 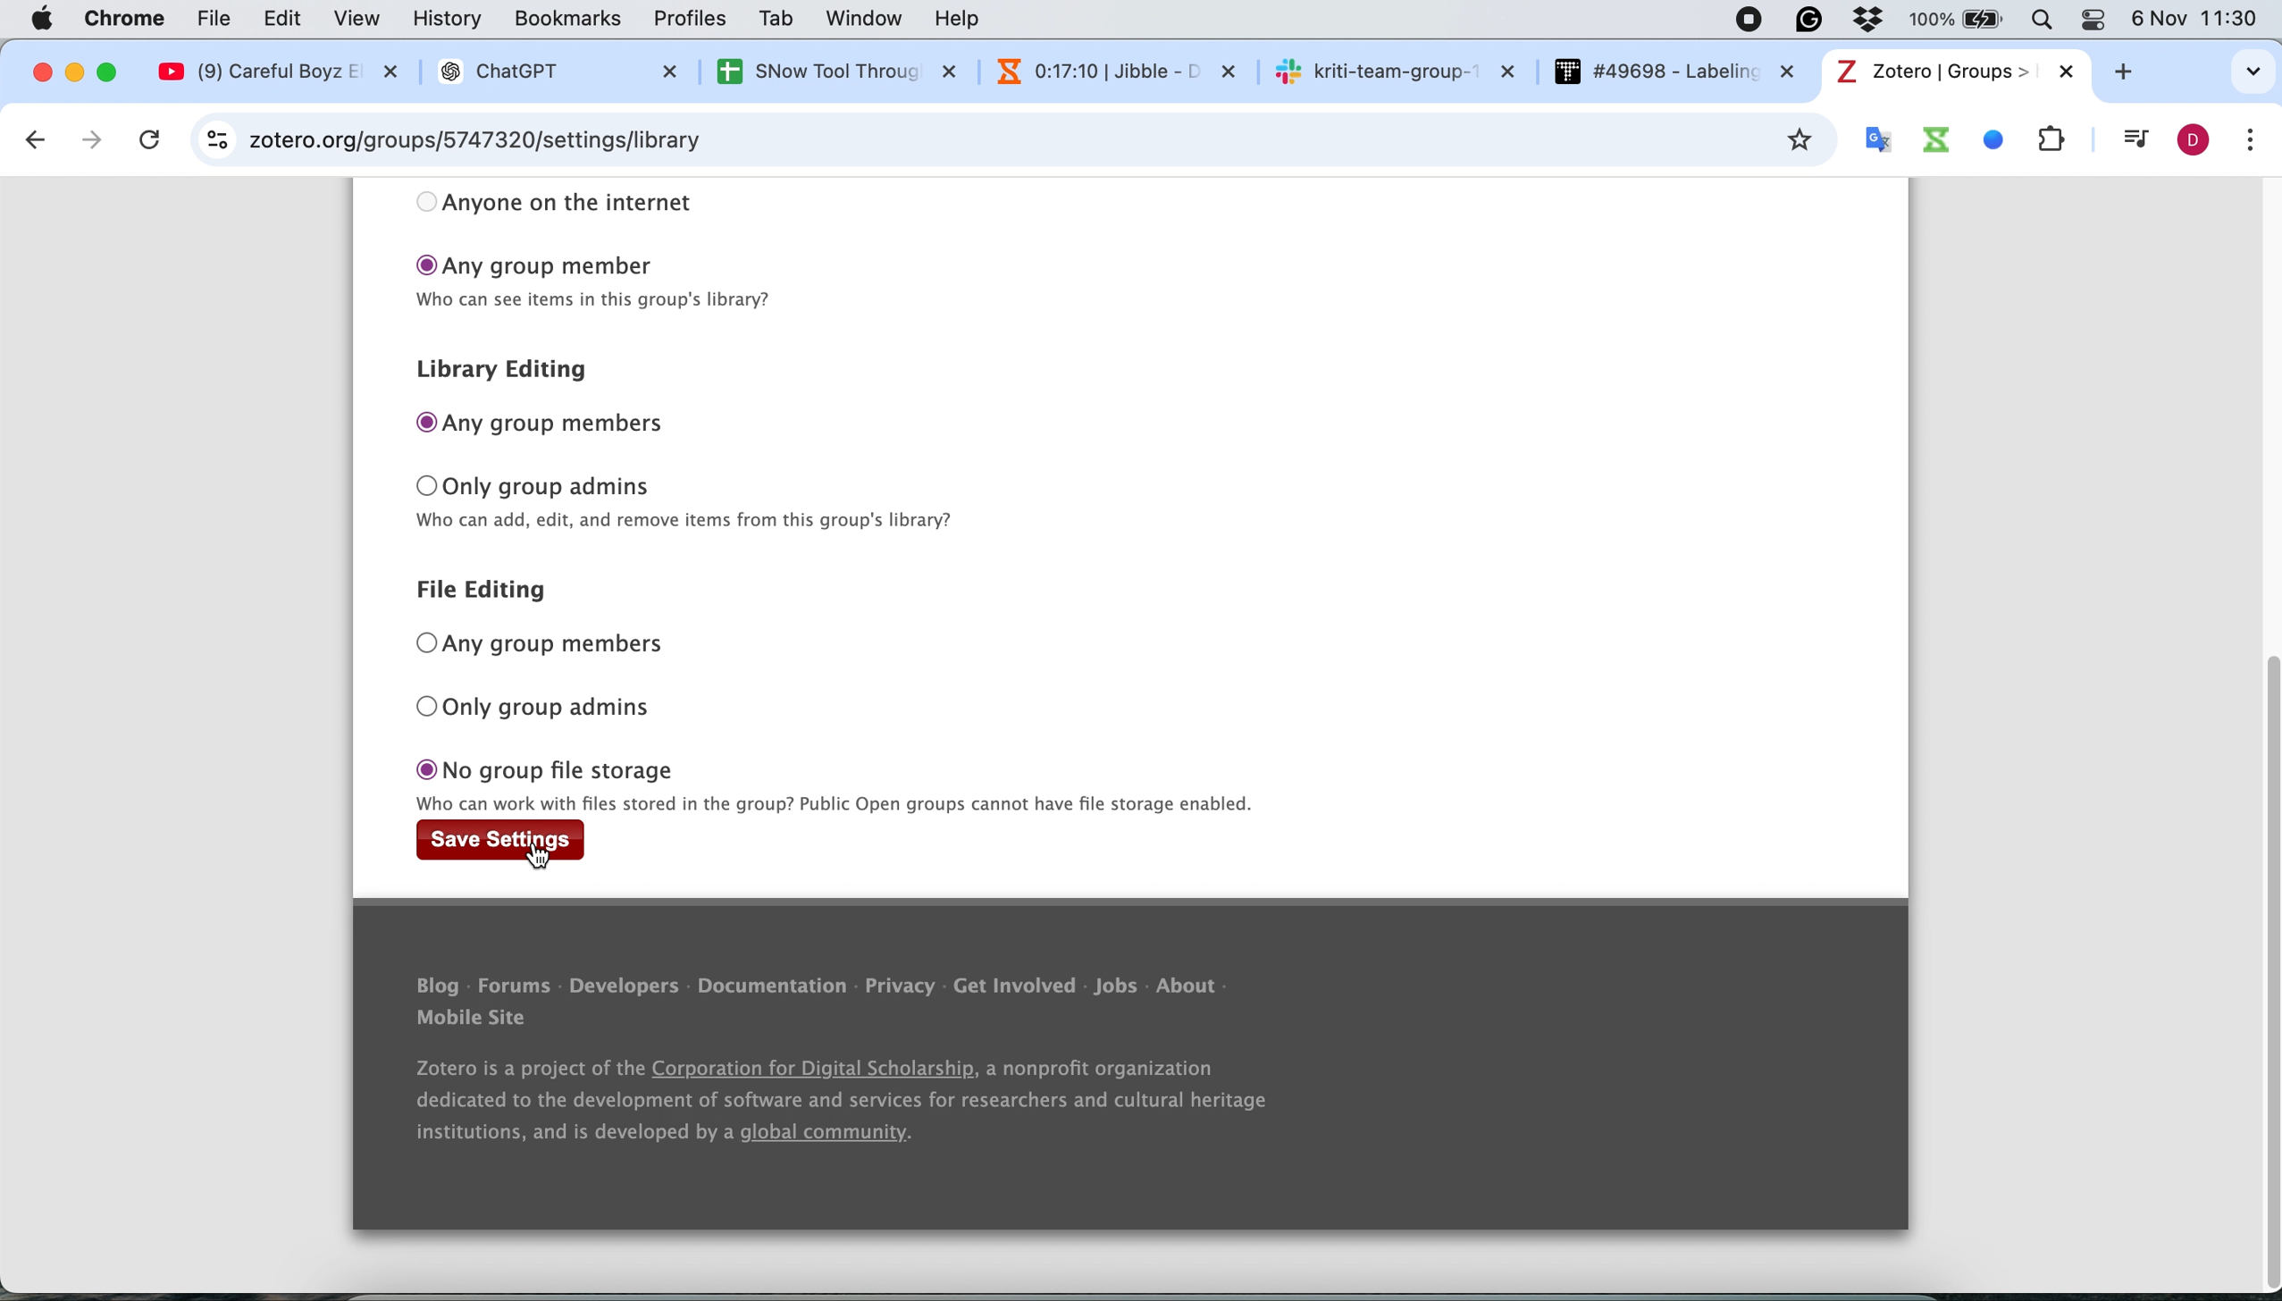 I want to click on view, so click(x=360, y=18).